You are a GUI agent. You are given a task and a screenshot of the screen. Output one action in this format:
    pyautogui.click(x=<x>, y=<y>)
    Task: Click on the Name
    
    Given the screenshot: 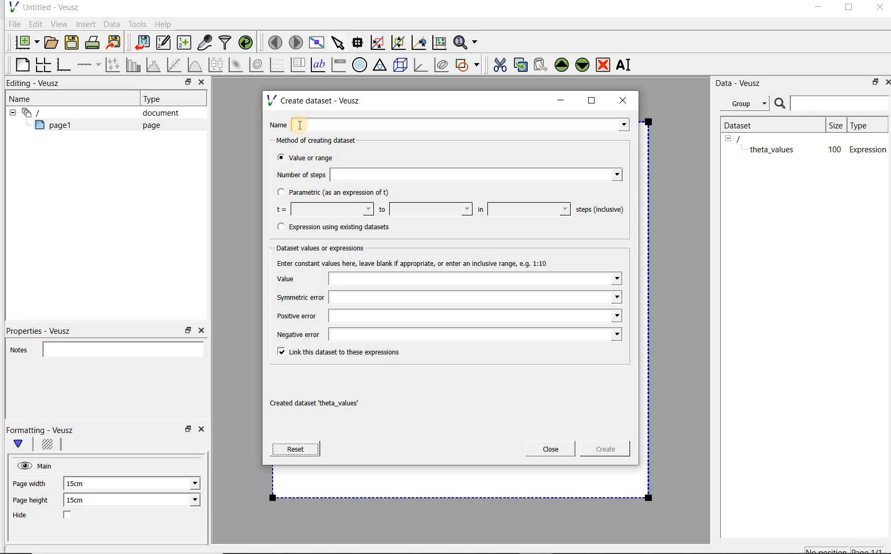 What is the action you would take?
    pyautogui.click(x=452, y=124)
    